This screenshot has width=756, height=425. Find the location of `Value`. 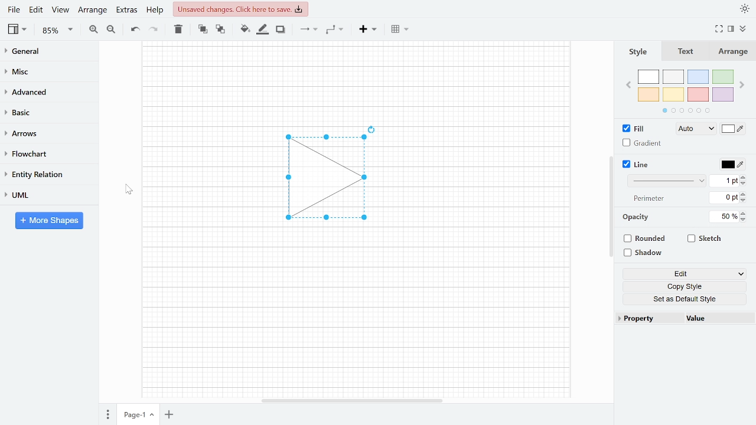

Value is located at coordinates (716, 319).